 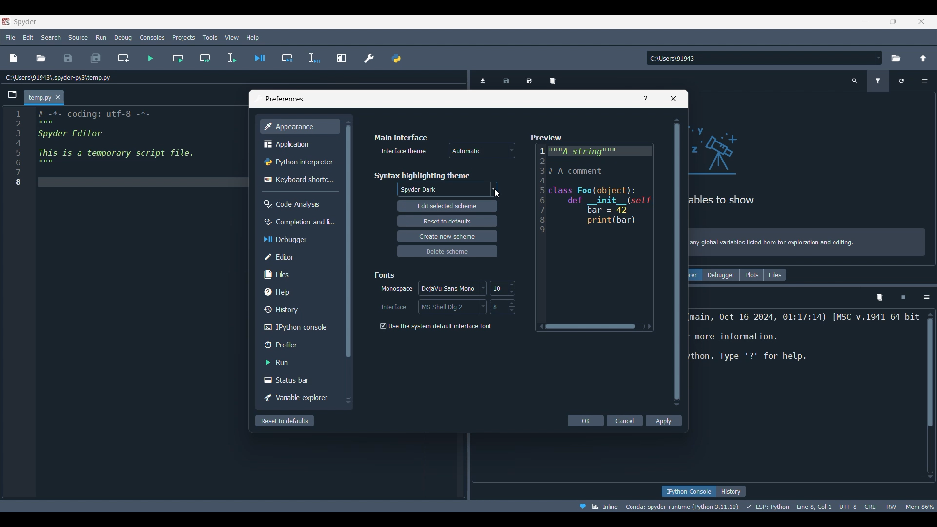 What do you see at coordinates (920, 506) in the screenshot?
I see `memory usage` at bounding box center [920, 506].